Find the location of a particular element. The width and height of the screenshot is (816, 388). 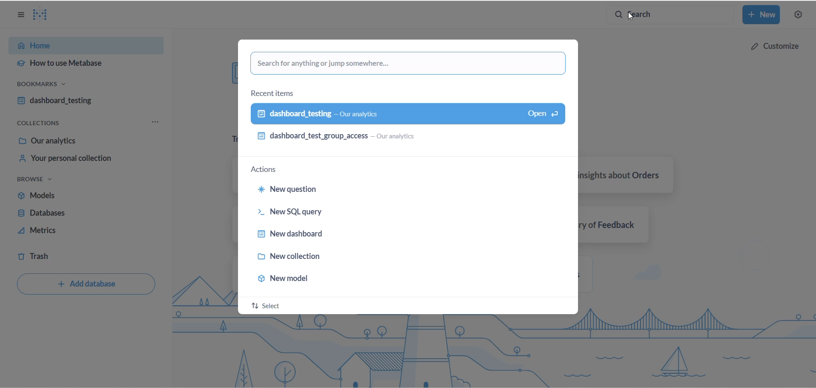

new question is located at coordinates (293, 190).